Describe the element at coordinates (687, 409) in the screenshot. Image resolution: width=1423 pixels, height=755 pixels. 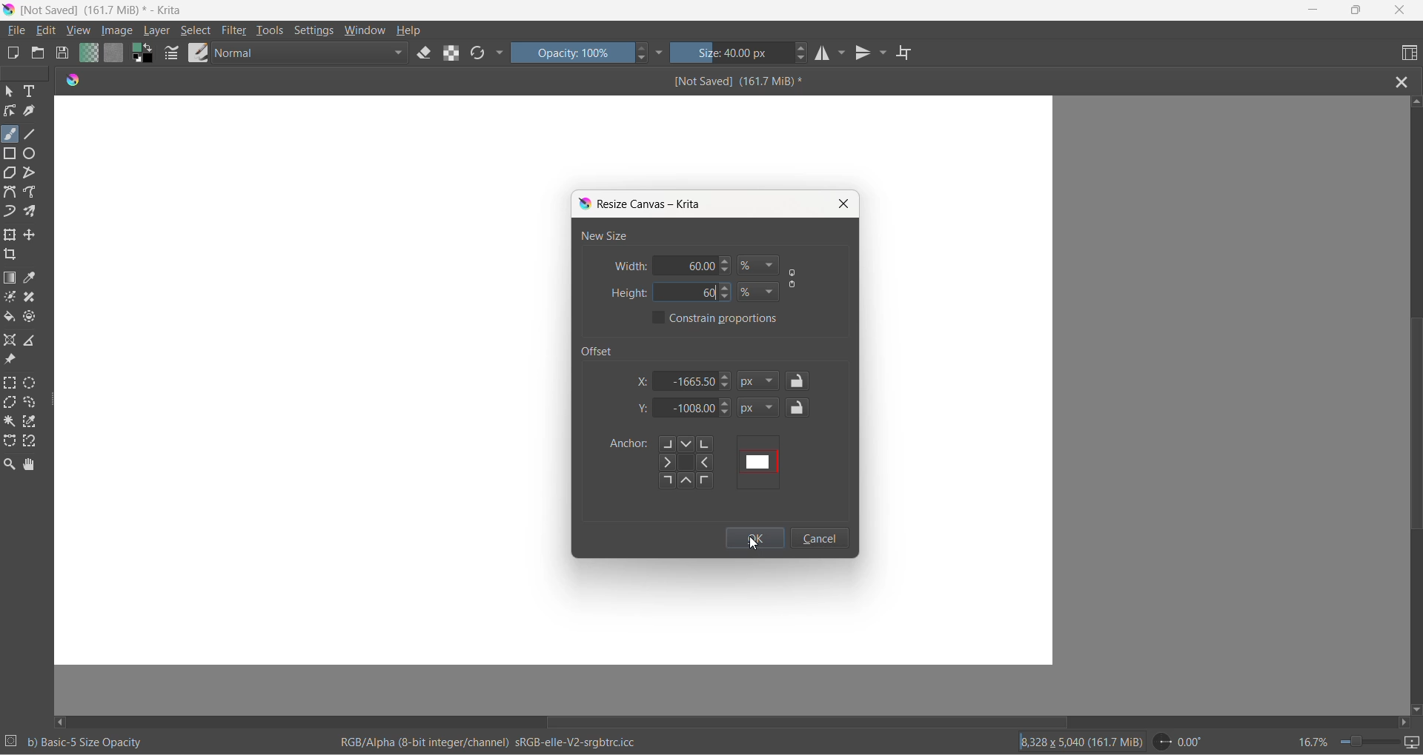
I see `y-axis value box` at that location.